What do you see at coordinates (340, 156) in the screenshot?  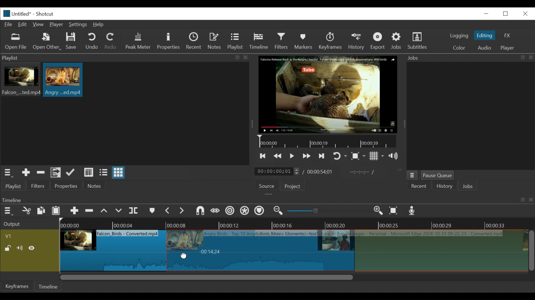 I see `toggle player looping` at bounding box center [340, 156].